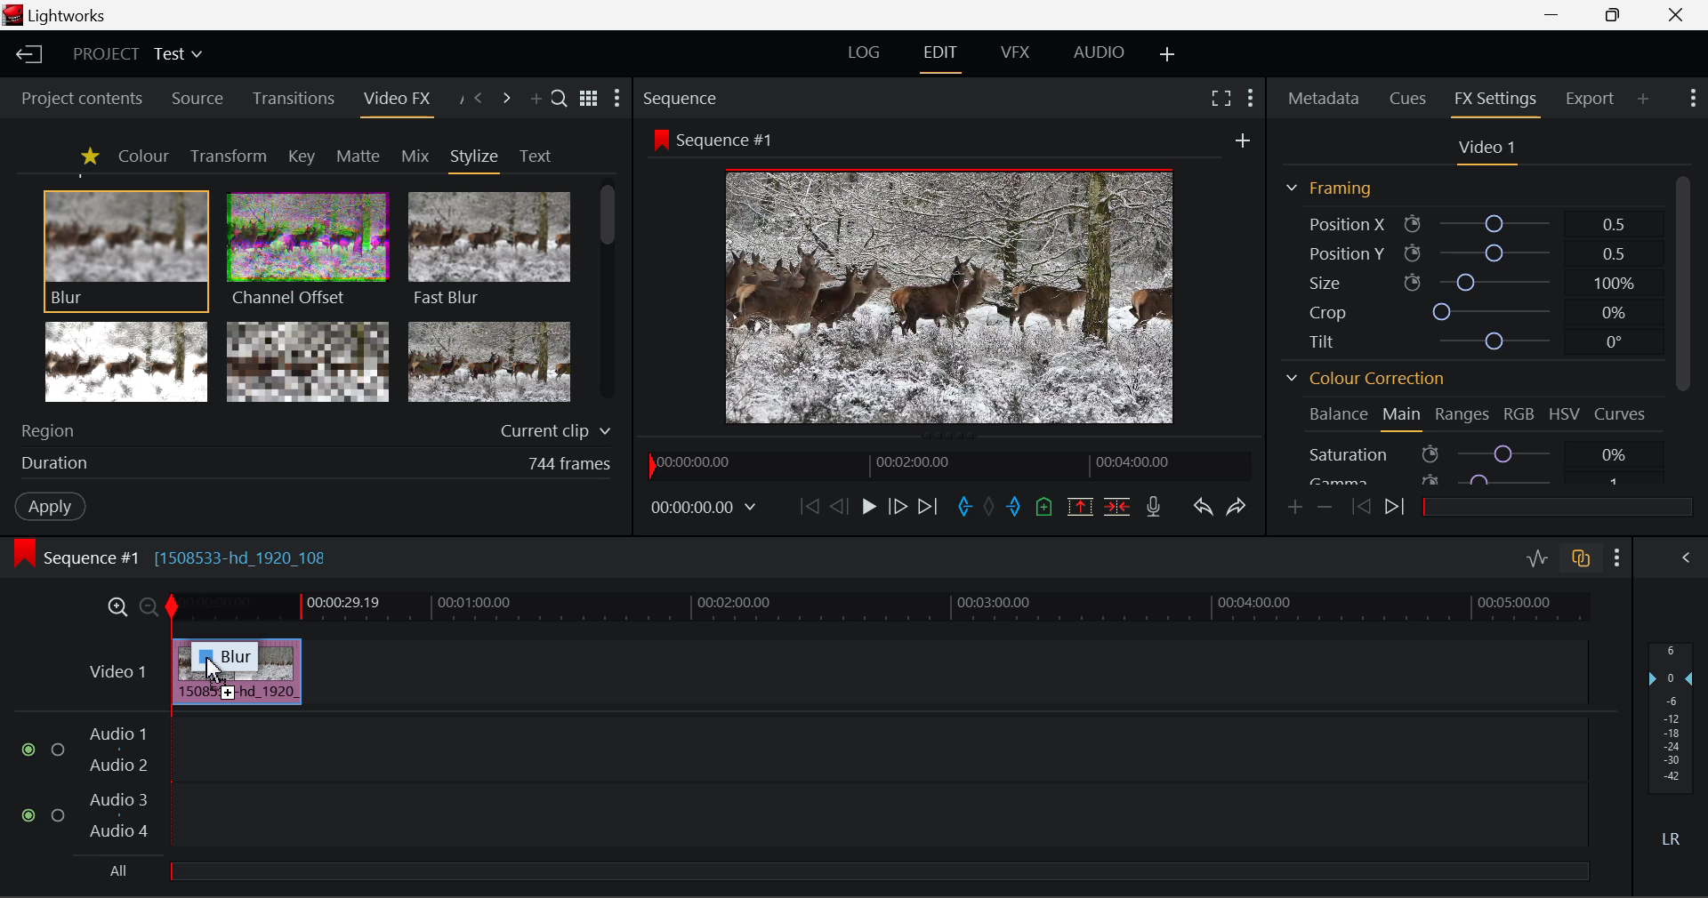  What do you see at coordinates (537, 155) in the screenshot?
I see `Text Panel Open` at bounding box center [537, 155].